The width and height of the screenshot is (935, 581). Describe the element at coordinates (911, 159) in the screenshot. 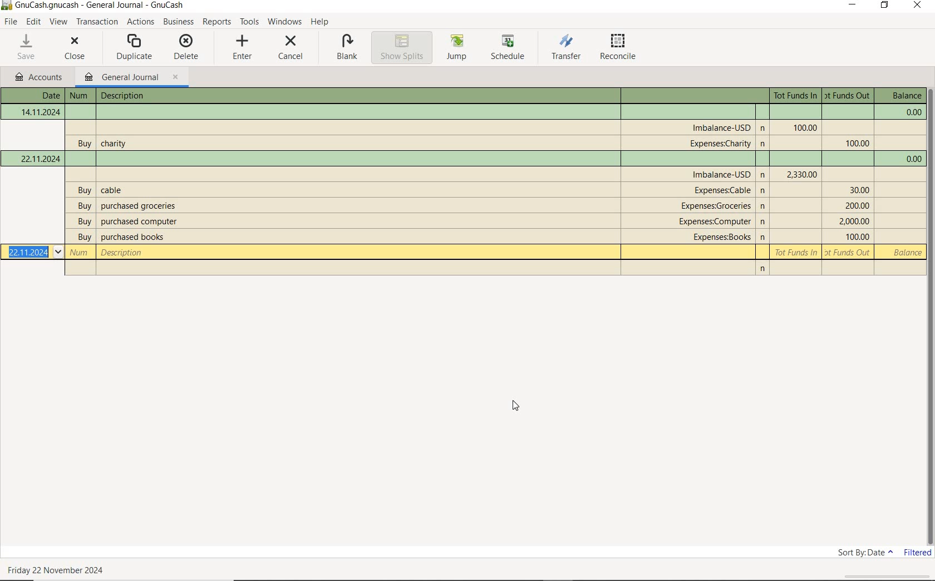

I see `balance` at that location.